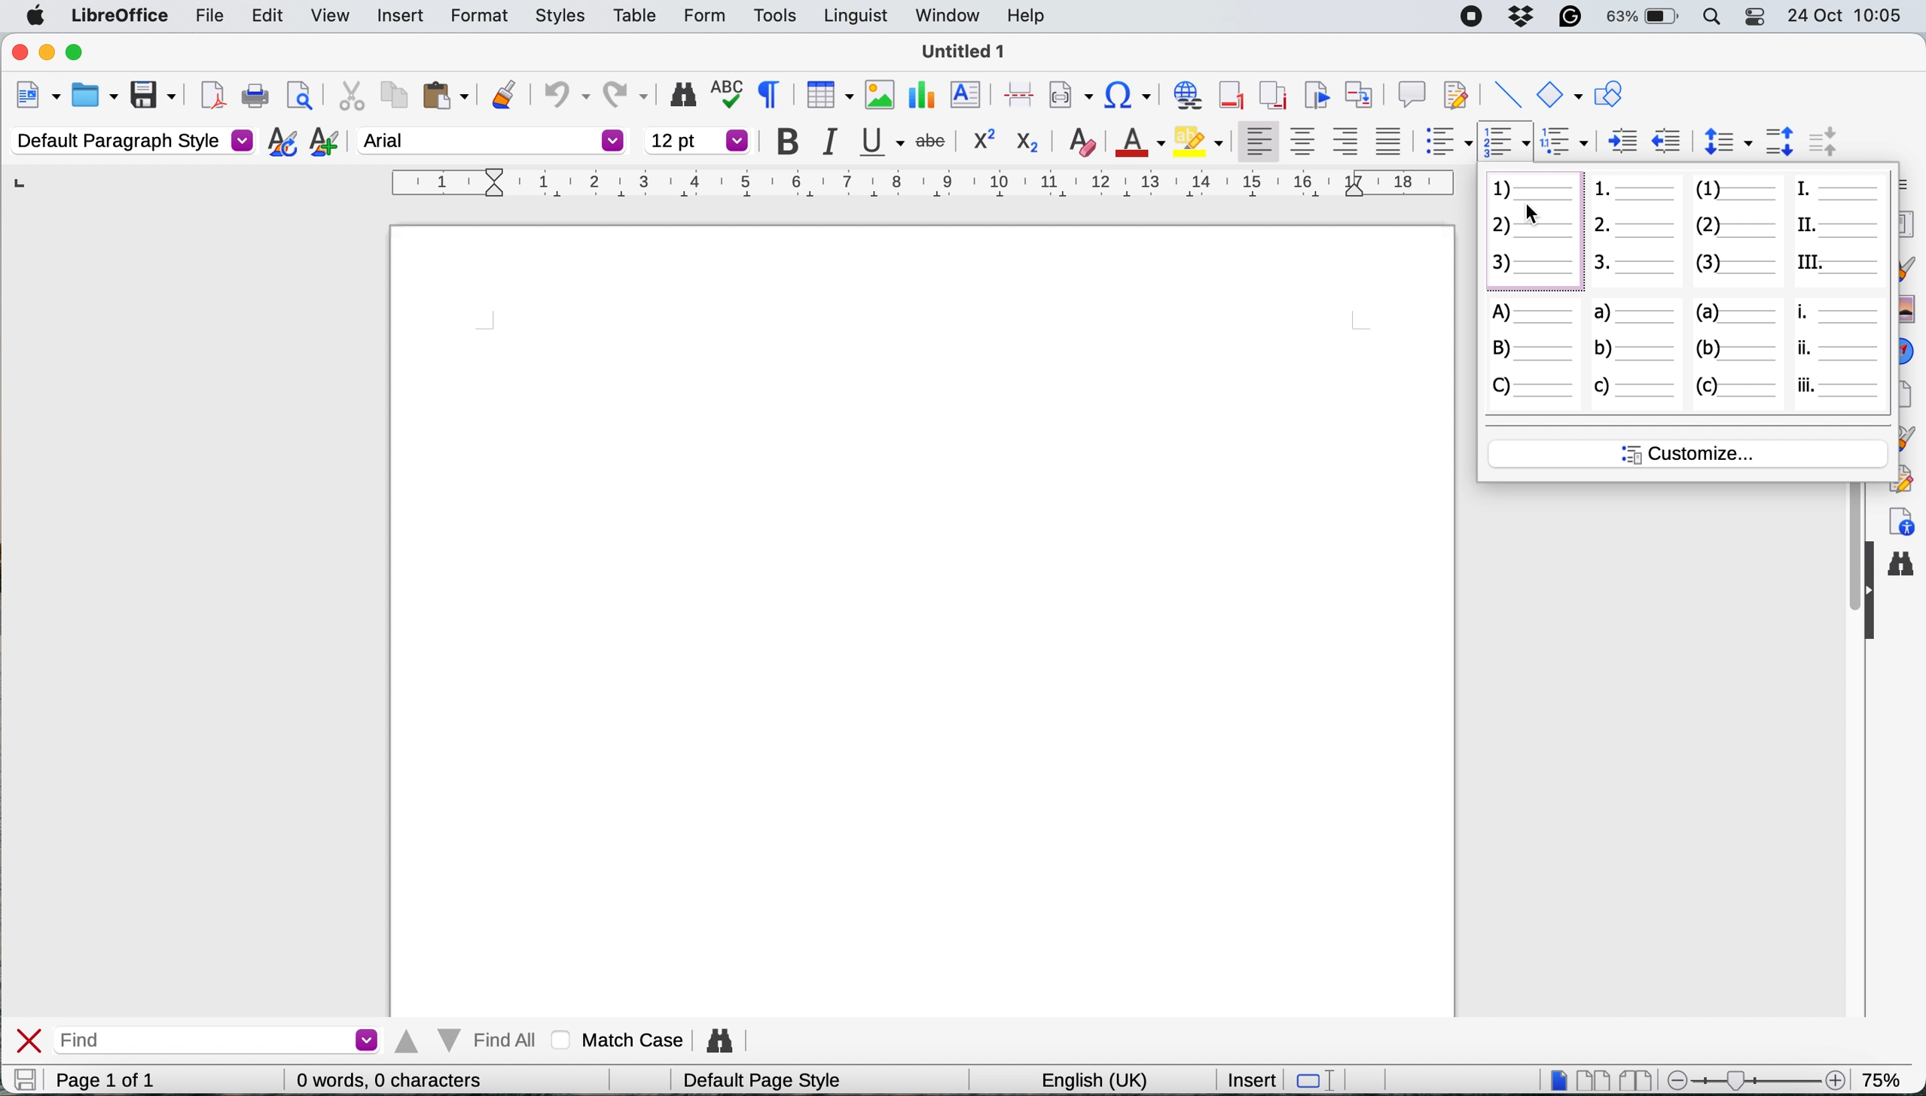 The width and height of the screenshot is (1926, 1096). I want to click on standard selection, so click(1315, 1081).